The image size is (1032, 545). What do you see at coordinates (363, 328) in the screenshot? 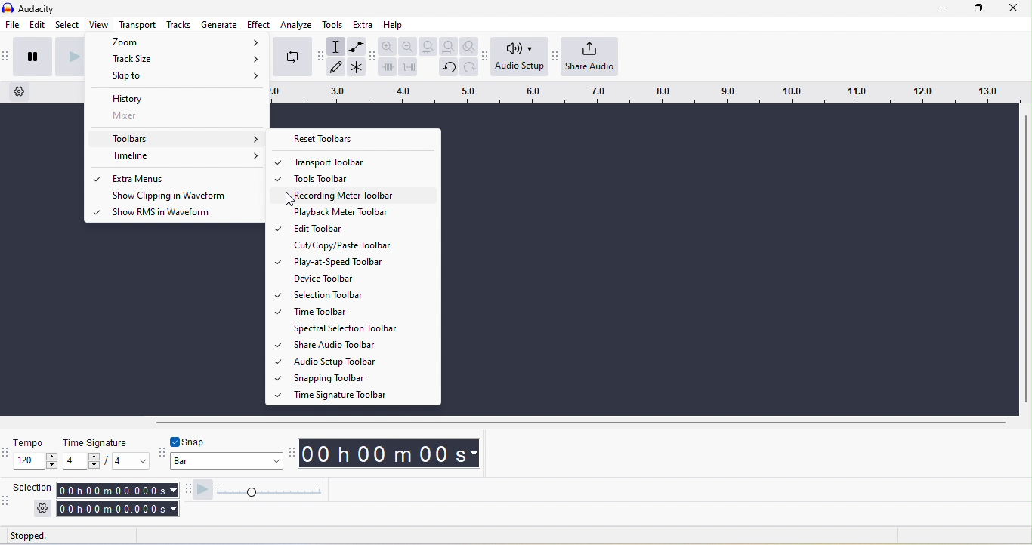
I see `Spectral selection toolbar` at bounding box center [363, 328].